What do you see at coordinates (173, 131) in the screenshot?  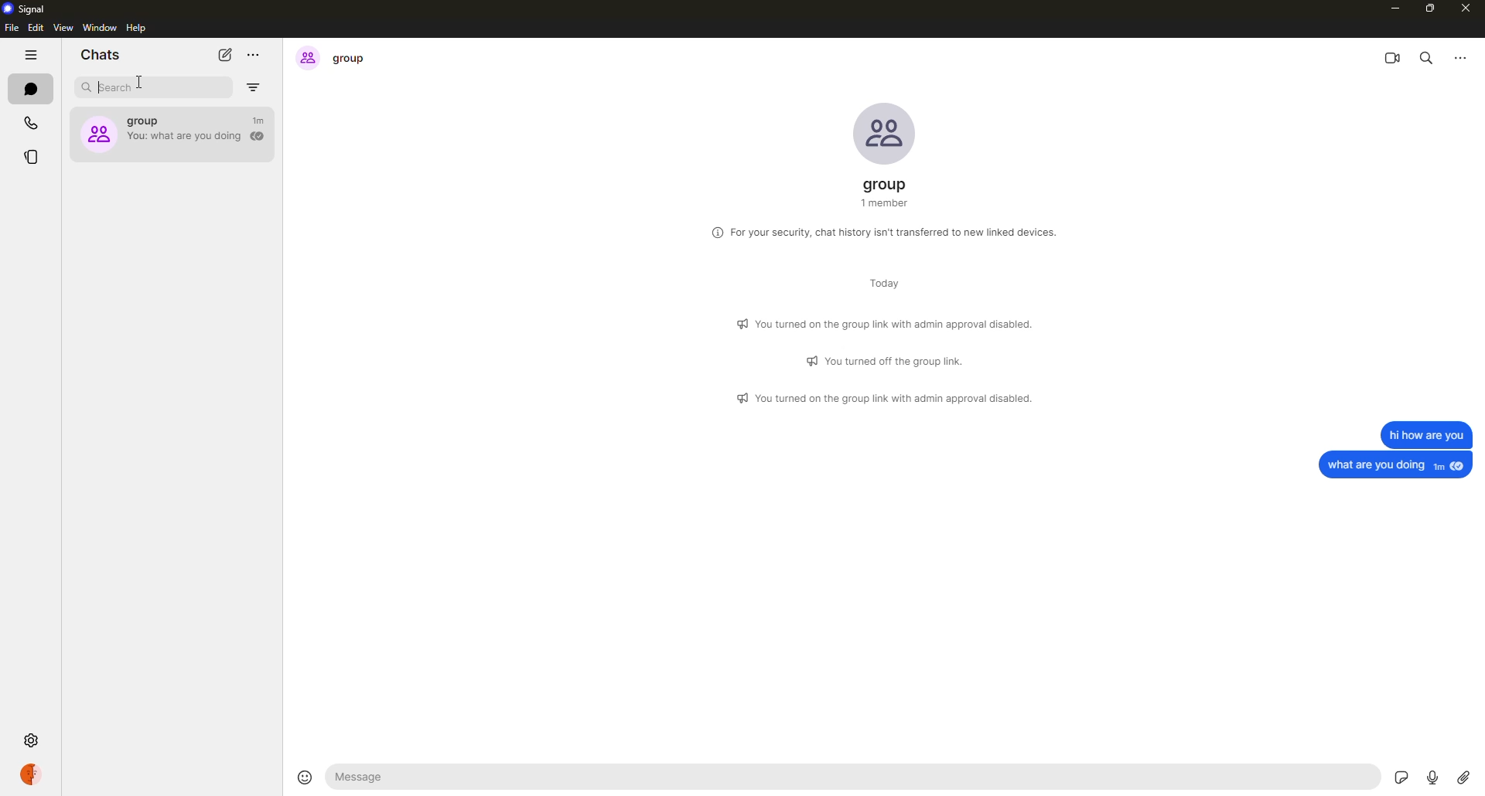 I see `group` at bounding box center [173, 131].